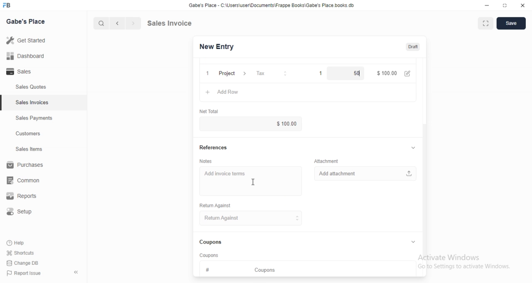  Describe the element at coordinates (231, 92) in the screenshot. I see `Add row` at that location.